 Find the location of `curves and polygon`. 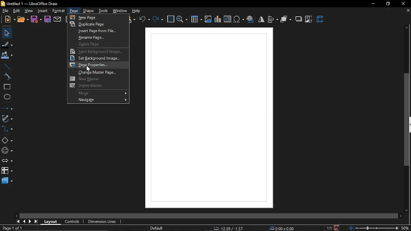

curves and polygon is located at coordinates (7, 118).